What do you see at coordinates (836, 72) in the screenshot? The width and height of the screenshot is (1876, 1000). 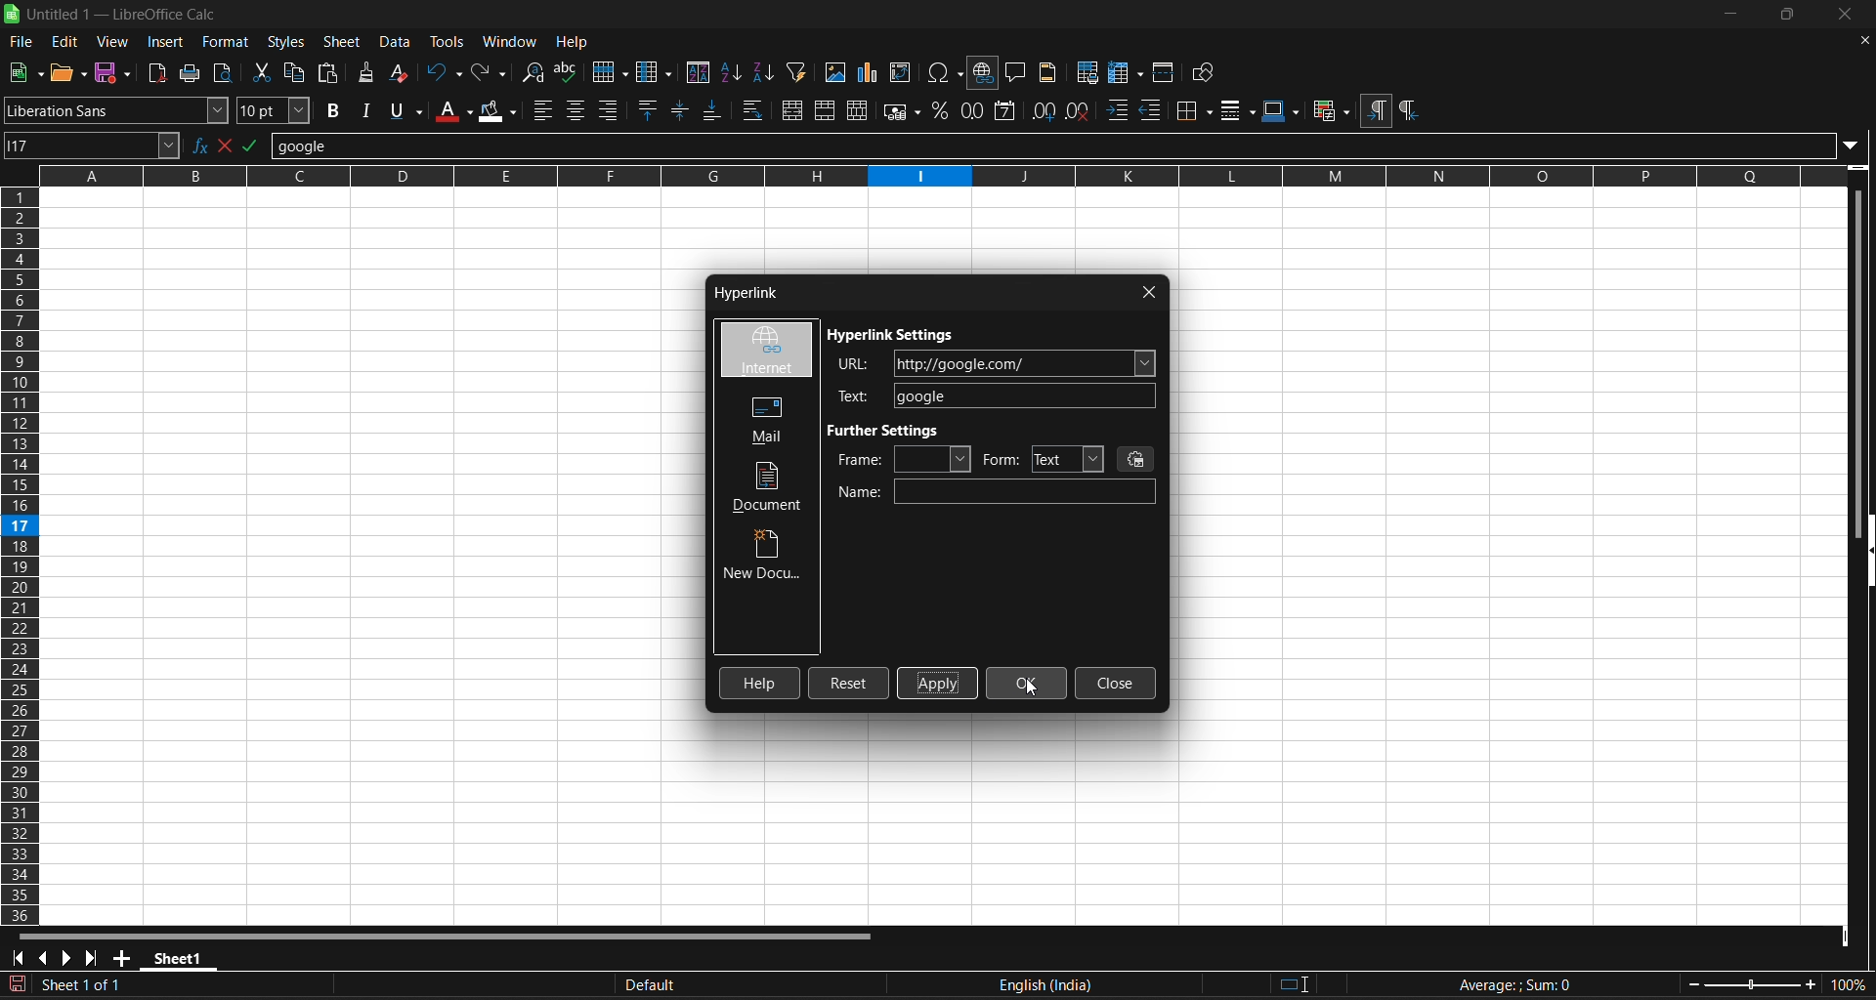 I see `insert image` at bounding box center [836, 72].